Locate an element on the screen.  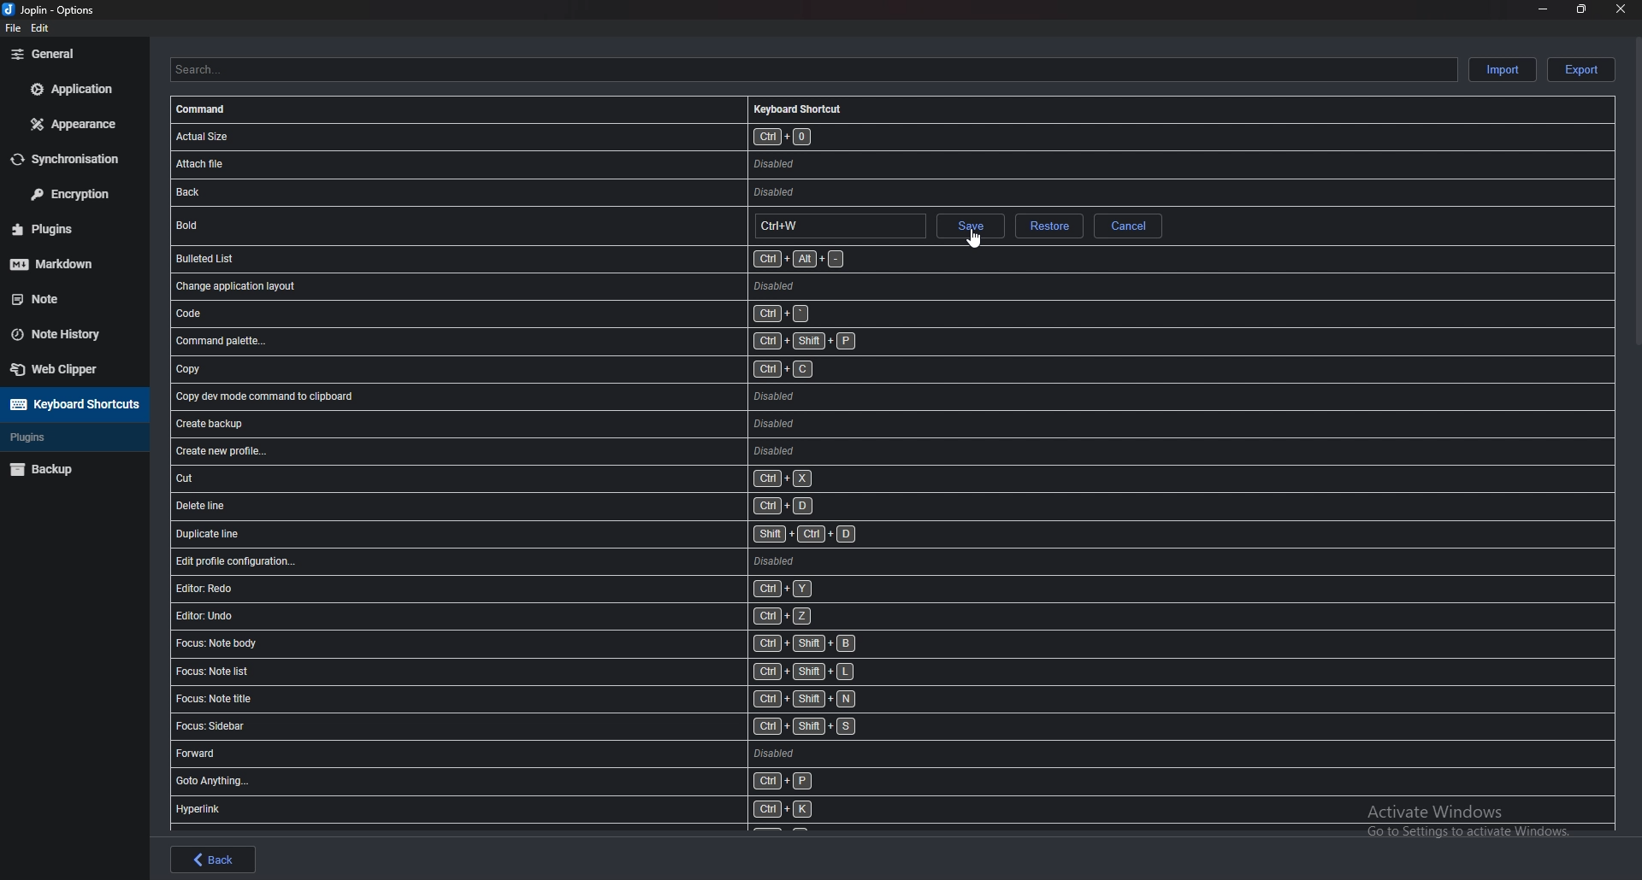
shortcut is located at coordinates (537, 339).